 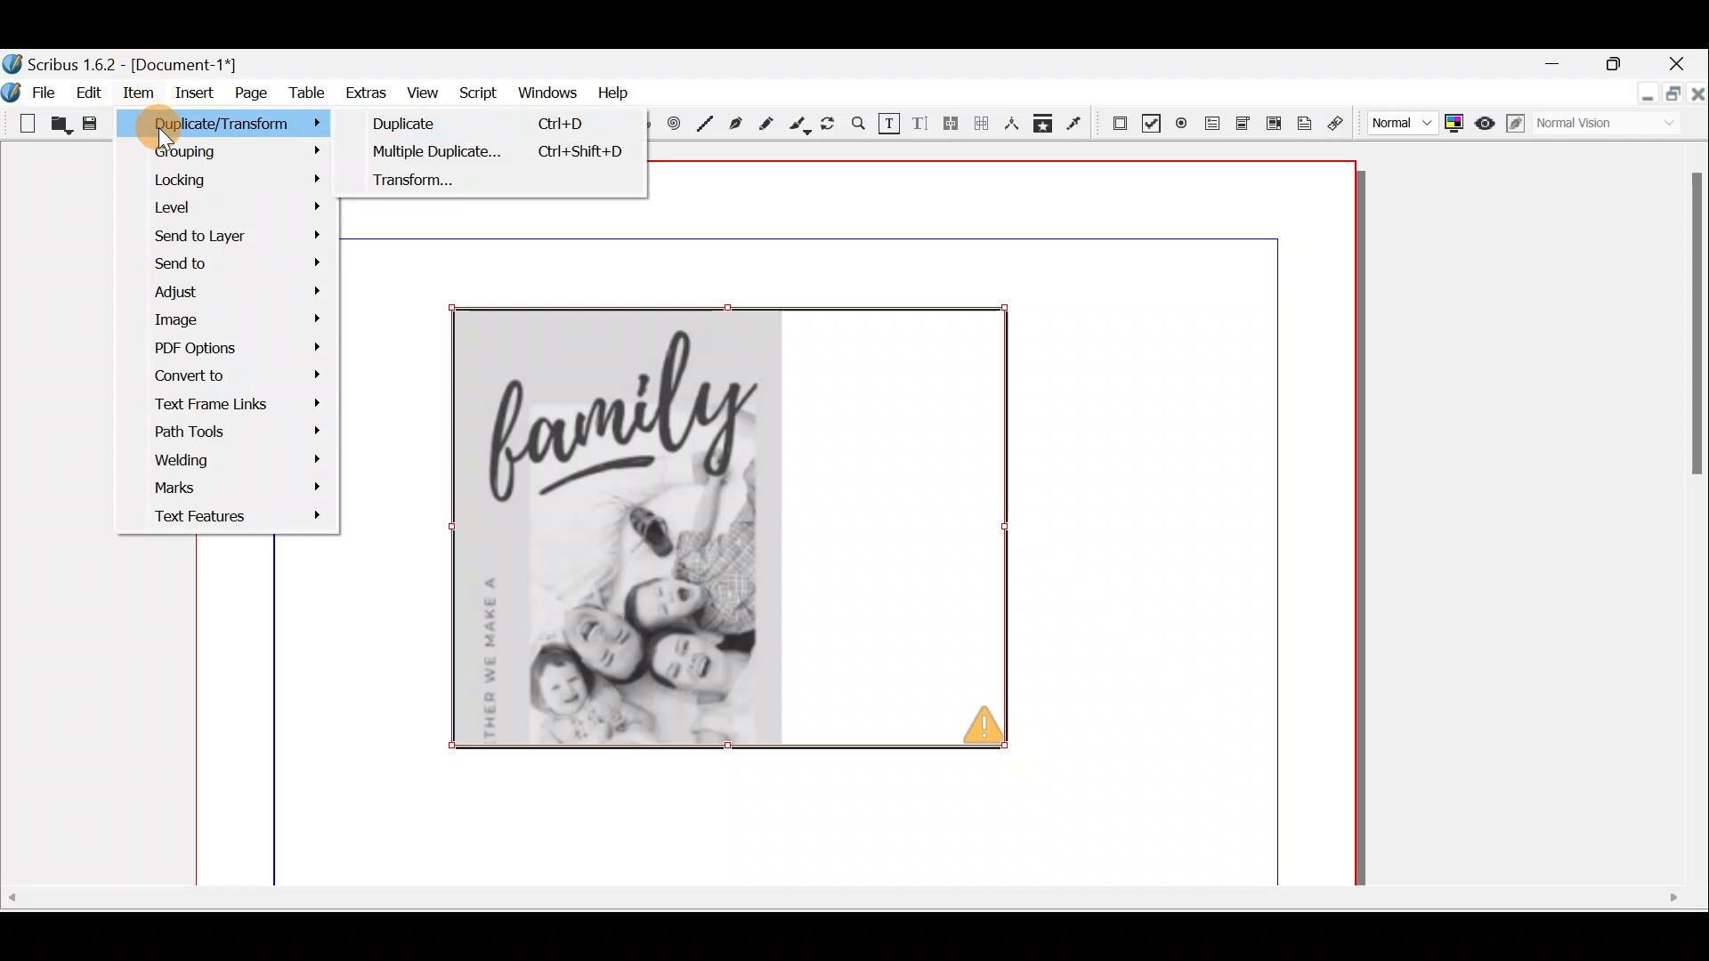 What do you see at coordinates (237, 461) in the screenshot?
I see `Welding` at bounding box center [237, 461].